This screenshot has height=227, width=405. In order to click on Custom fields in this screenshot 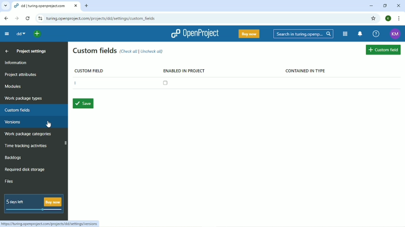, I will do `click(94, 51)`.